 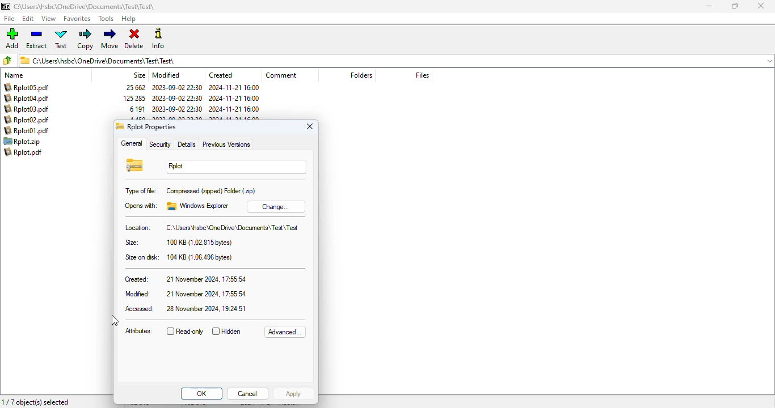 What do you see at coordinates (734, 6) in the screenshot?
I see `maximize` at bounding box center [734, 6].